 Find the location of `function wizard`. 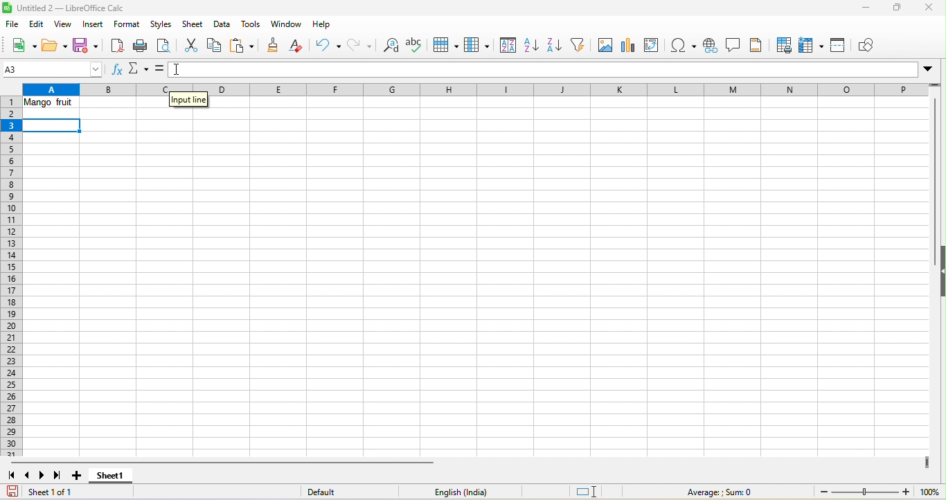

function wizard is located at coordinates (119, 72).